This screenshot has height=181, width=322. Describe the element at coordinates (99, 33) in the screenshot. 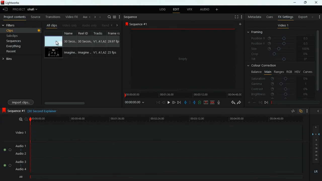

I see `tracks` at that location.